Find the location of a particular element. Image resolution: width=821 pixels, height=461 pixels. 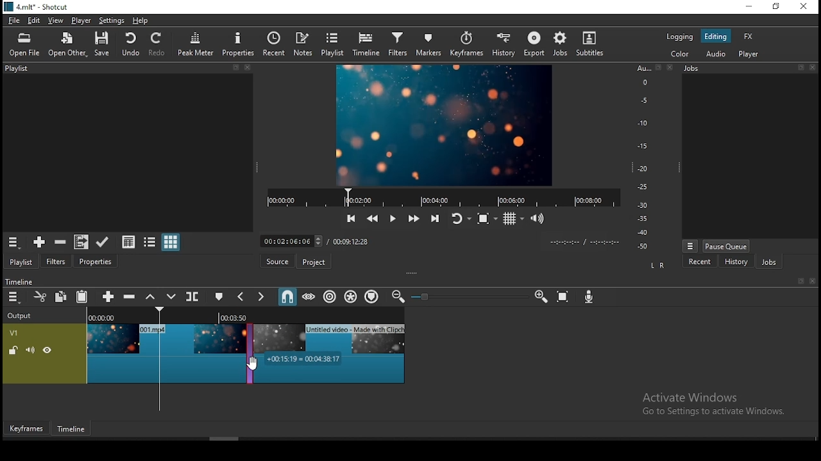

video clip is located at coordinates (164, 352).